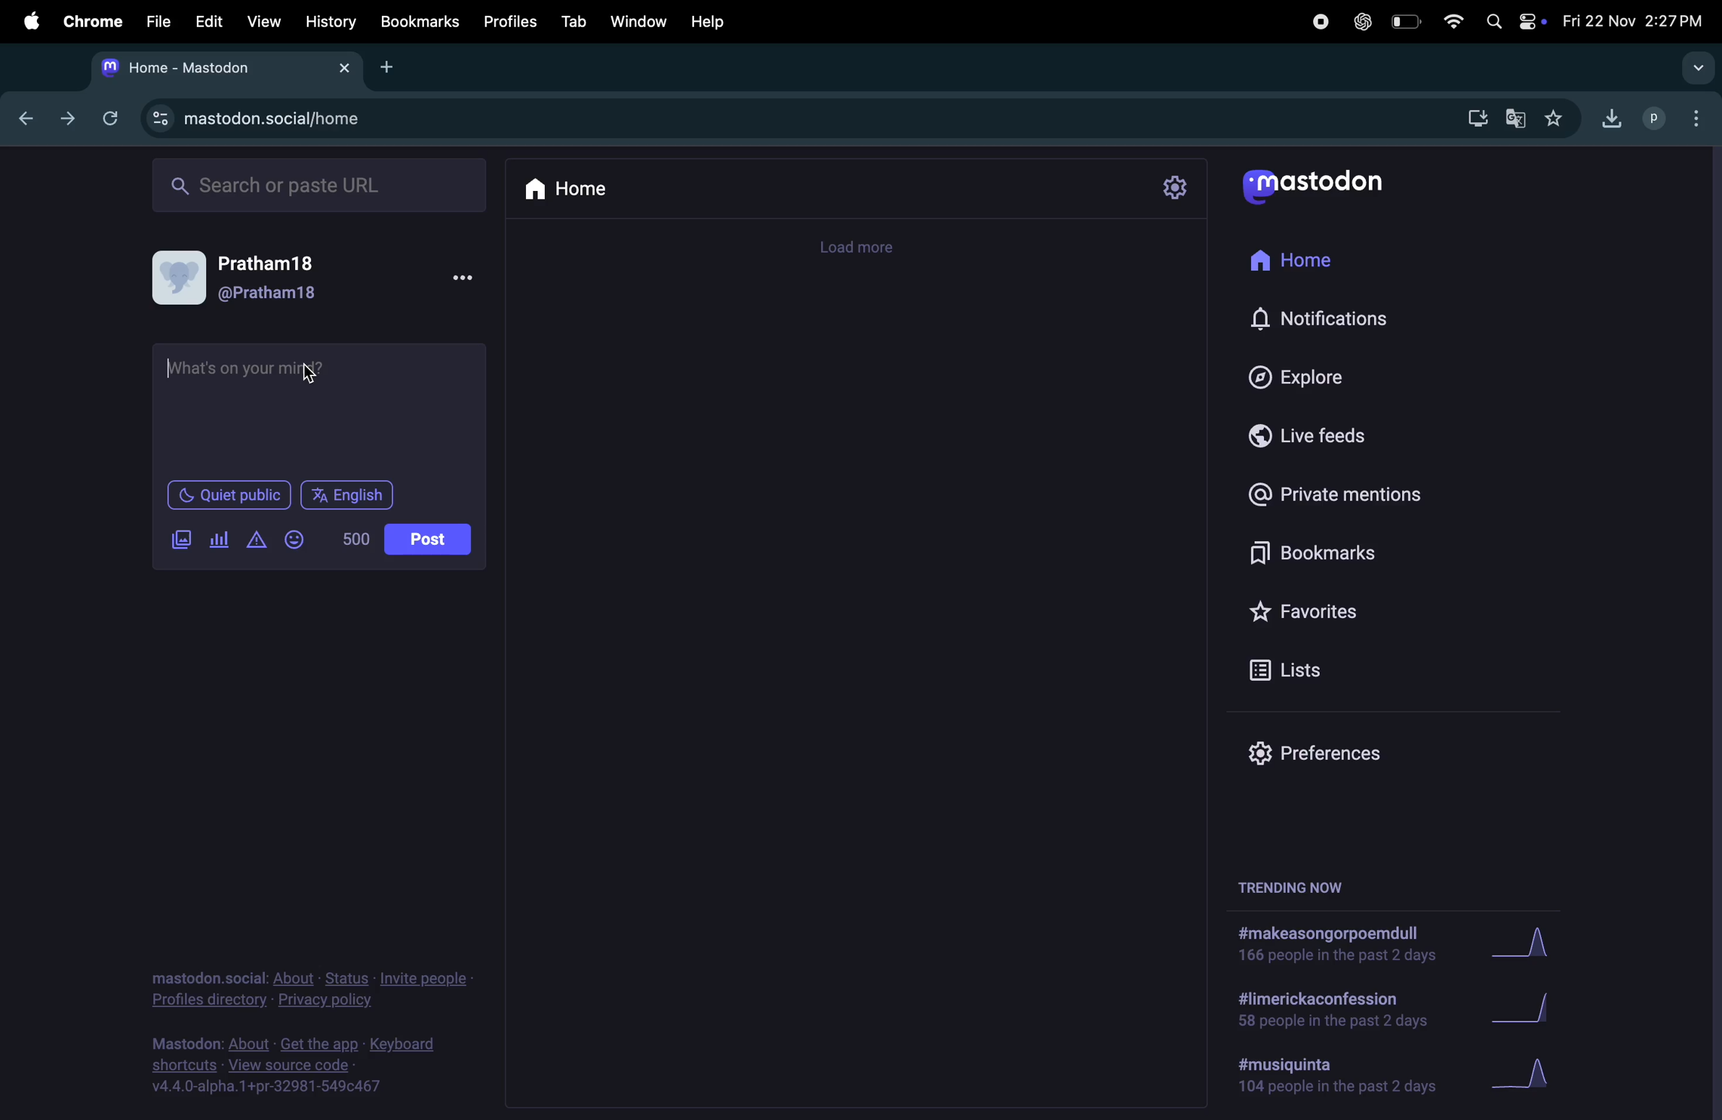 Image resolution: width=1722 pixels, height=1120 pixels. Describe the element at coordinates (255, 540) in the screenshot. I see `content warning` at that location.